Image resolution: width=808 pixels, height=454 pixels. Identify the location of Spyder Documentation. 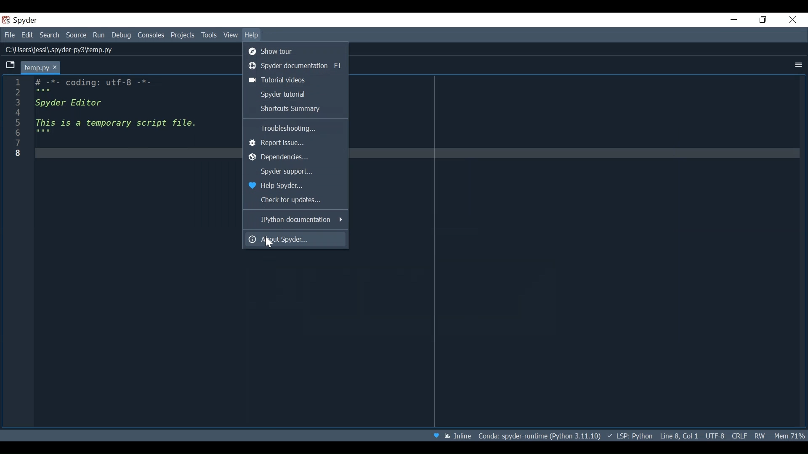
(287, 65).